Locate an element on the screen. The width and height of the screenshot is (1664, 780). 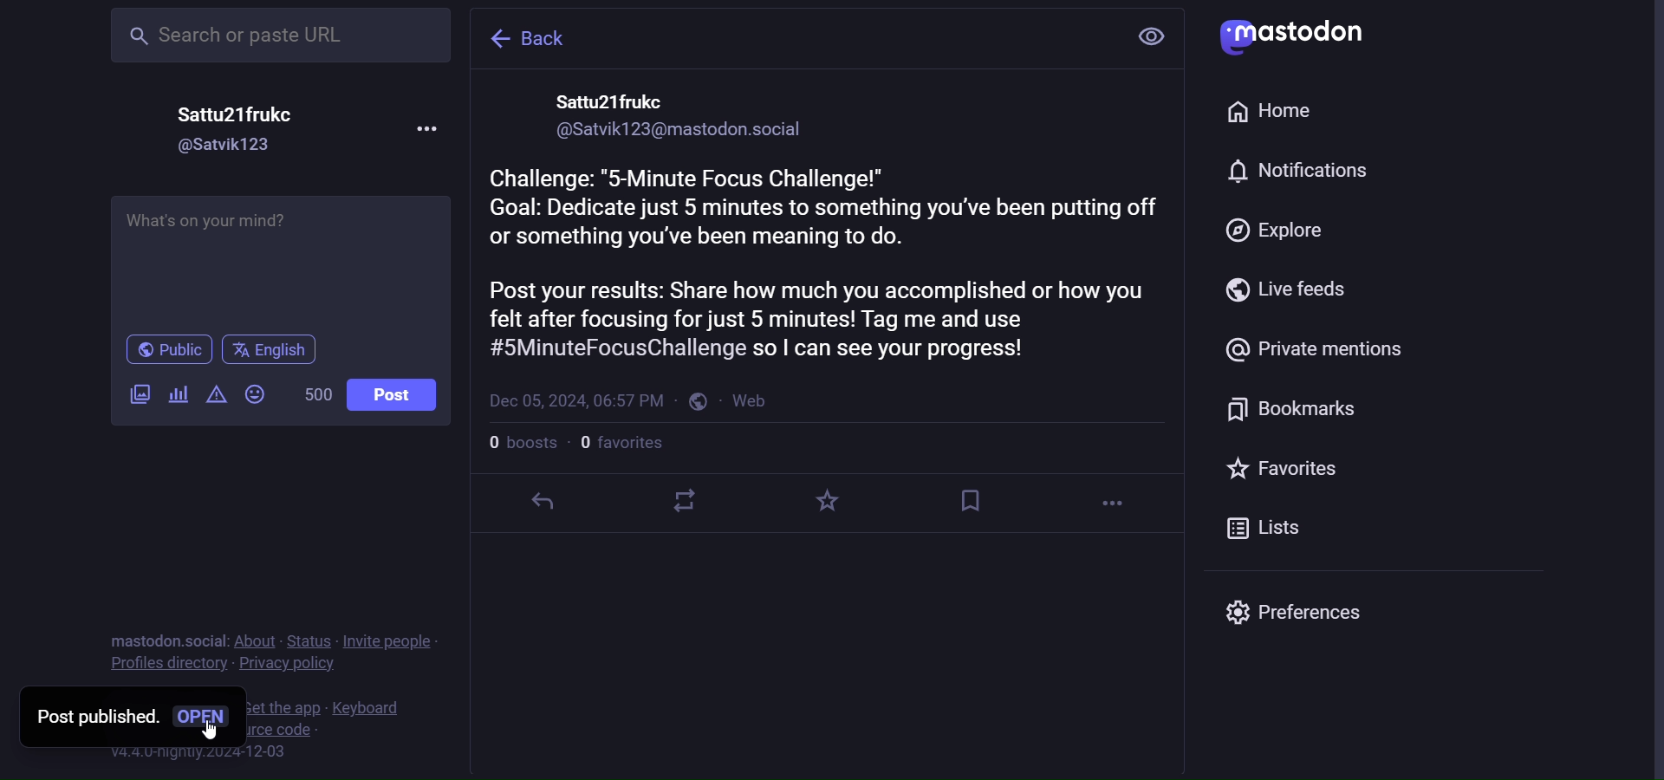
write here is located at coordinates (283, 260).